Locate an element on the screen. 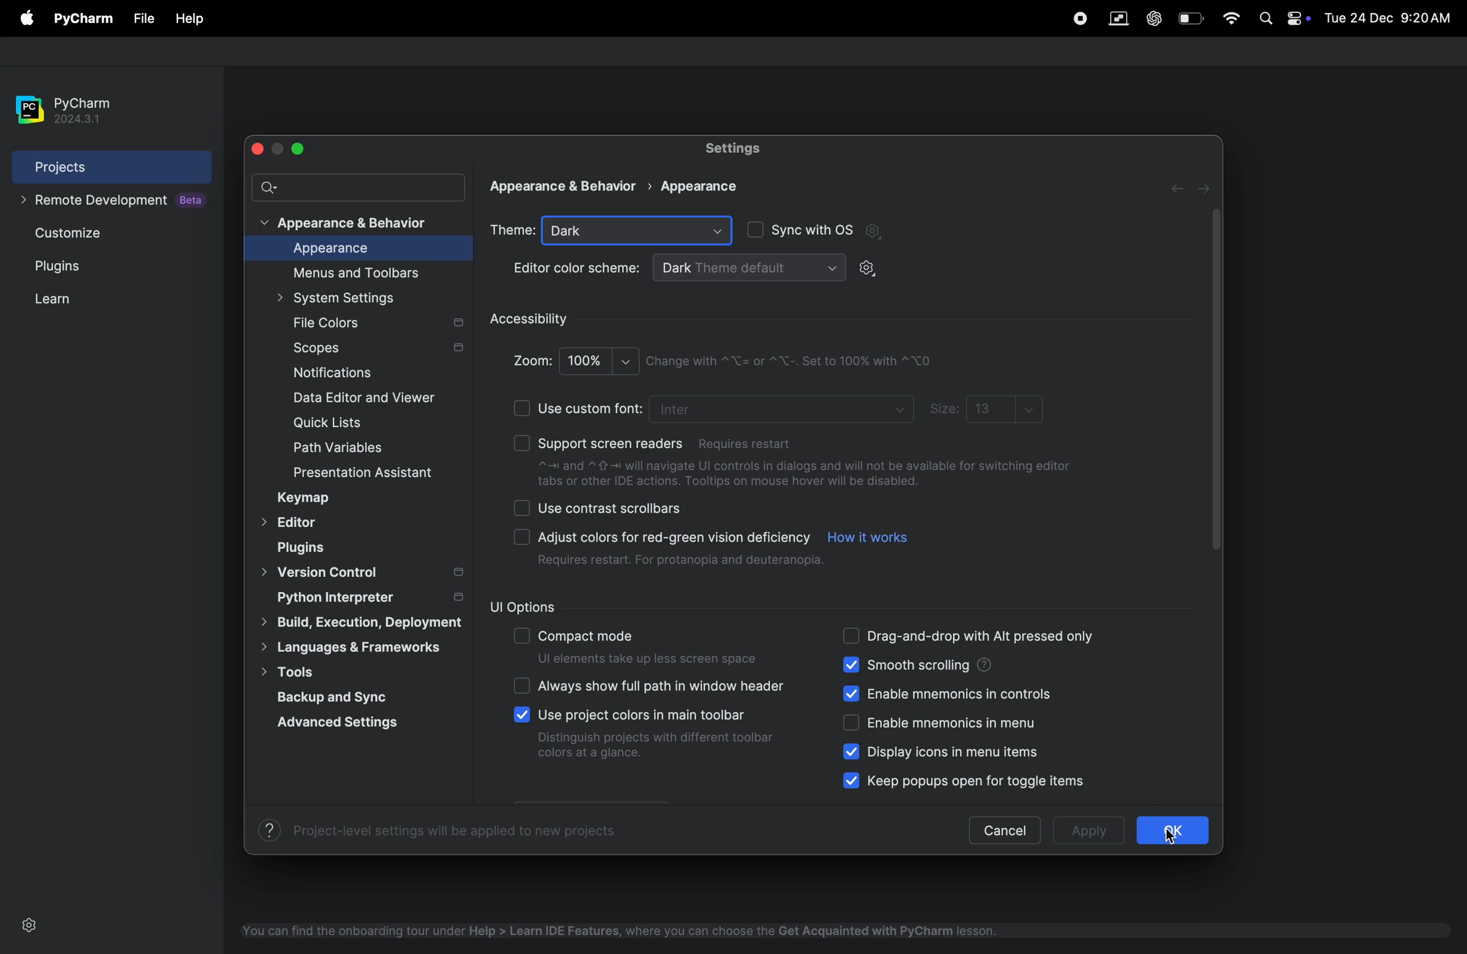 This screenshot has height=954, width=1467. settings is located at coordinates (868, 270).